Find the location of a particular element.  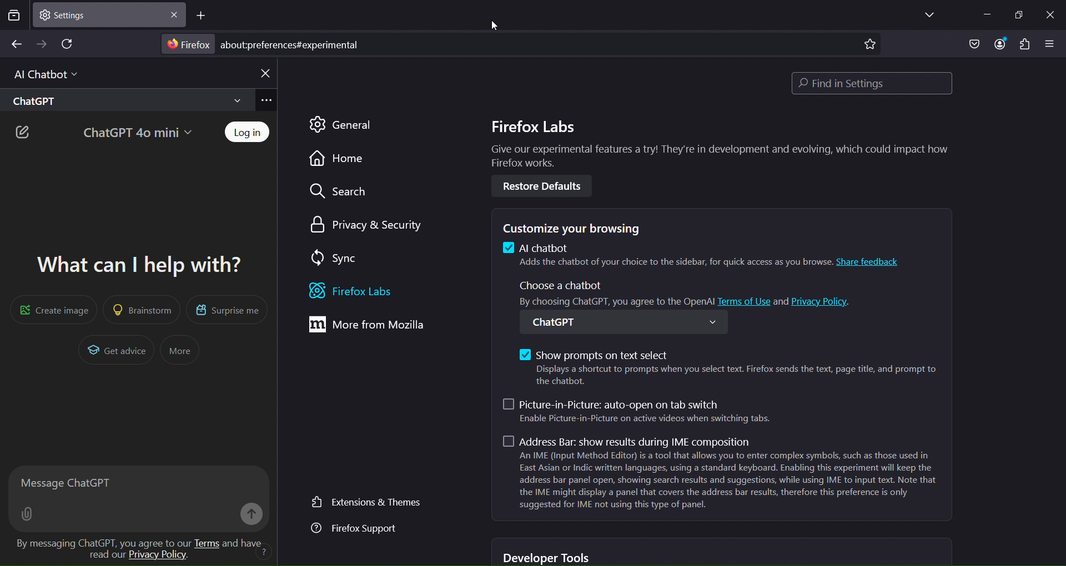

[J Picture-in-Picture: auto-open on tab switch
Enable Picture-in-Picture on active videos when switching tabs. is located at coordinates (641, 413).